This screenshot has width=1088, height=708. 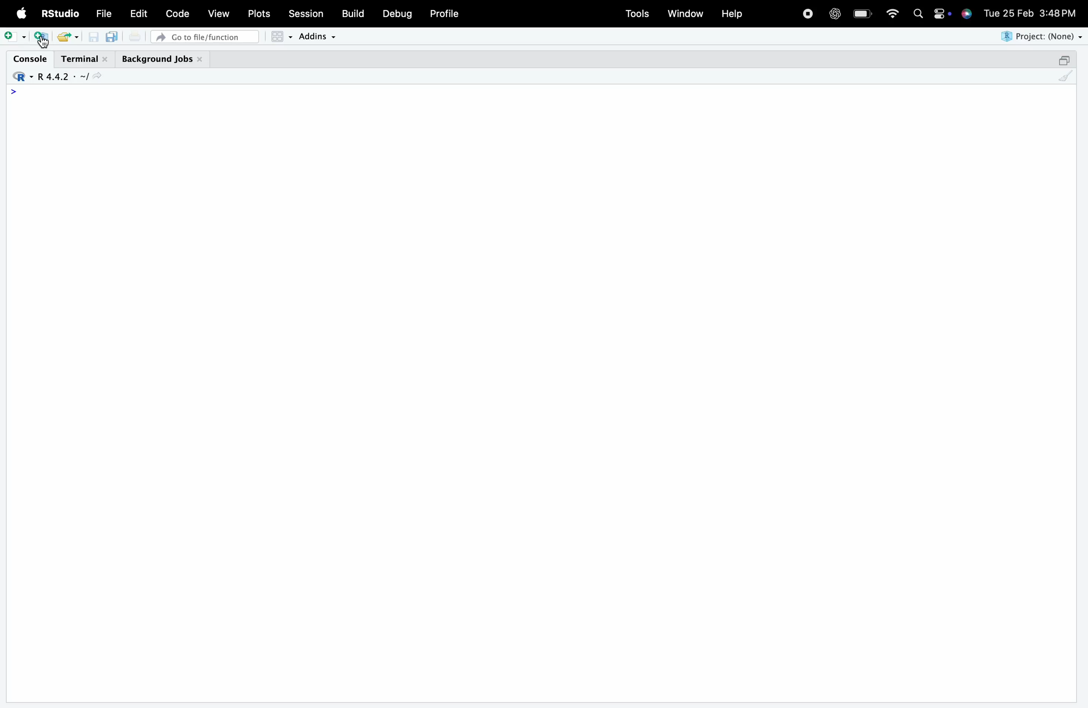 What do you see at coordinates (281, 37) in the screenshot?
I see `Workspace panes` at bounding box center [281, 37].